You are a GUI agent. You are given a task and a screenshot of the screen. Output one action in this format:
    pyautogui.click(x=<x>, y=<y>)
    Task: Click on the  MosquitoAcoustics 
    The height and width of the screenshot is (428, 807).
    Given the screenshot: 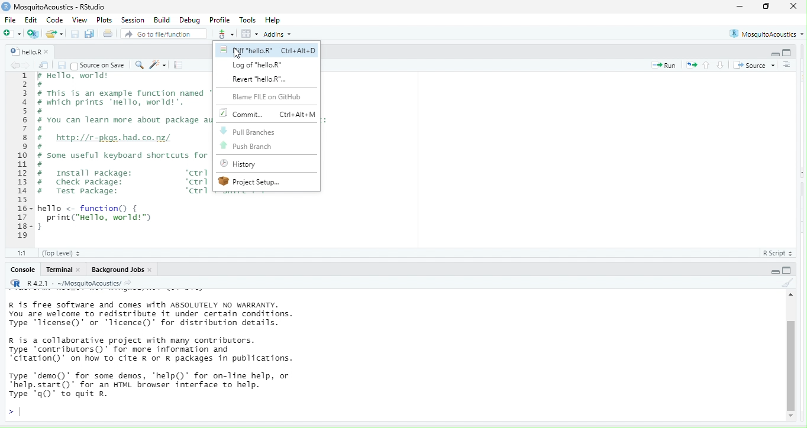 What is the action you would take?
    pyautogui.click(x=768, y=32)
    